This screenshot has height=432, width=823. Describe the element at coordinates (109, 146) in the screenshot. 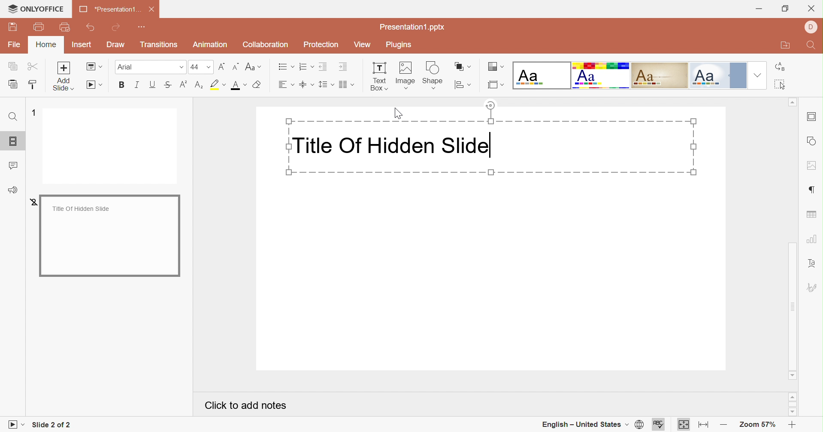

I see `Slide 1 preview` at that location.